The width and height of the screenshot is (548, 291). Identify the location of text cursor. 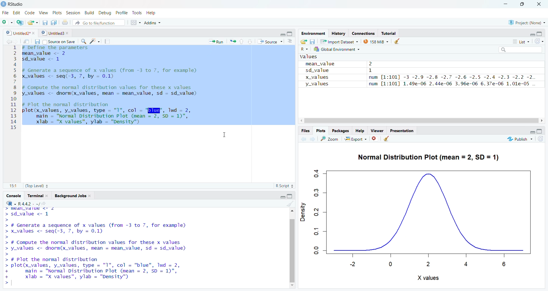
(223, 135).